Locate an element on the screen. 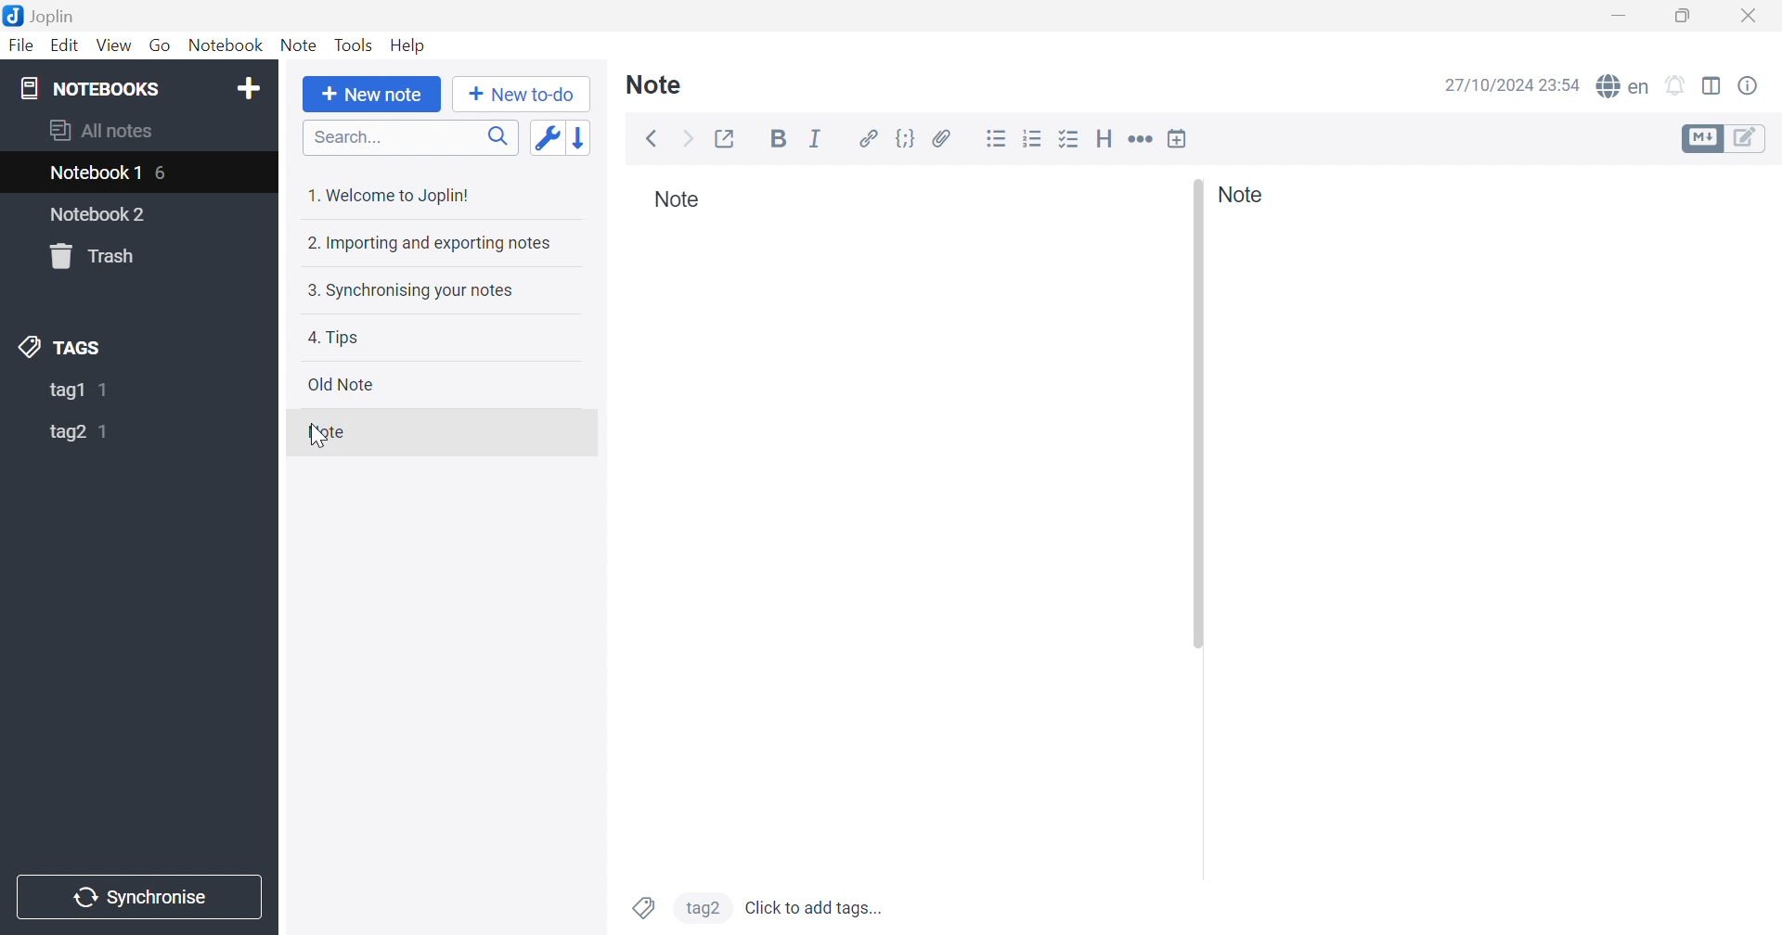 This screenshot has height=935, width=1782. +New to-do is located at coordinates (527, 96).